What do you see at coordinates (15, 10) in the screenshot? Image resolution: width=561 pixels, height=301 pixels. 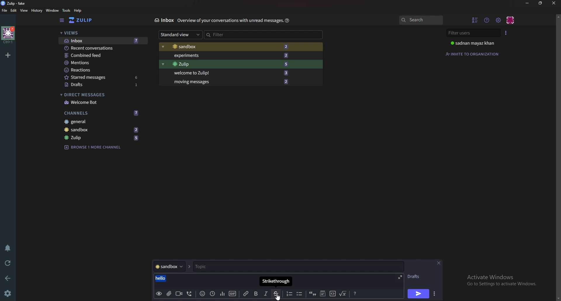 I see `Edit` at bounding box center [15, 10].